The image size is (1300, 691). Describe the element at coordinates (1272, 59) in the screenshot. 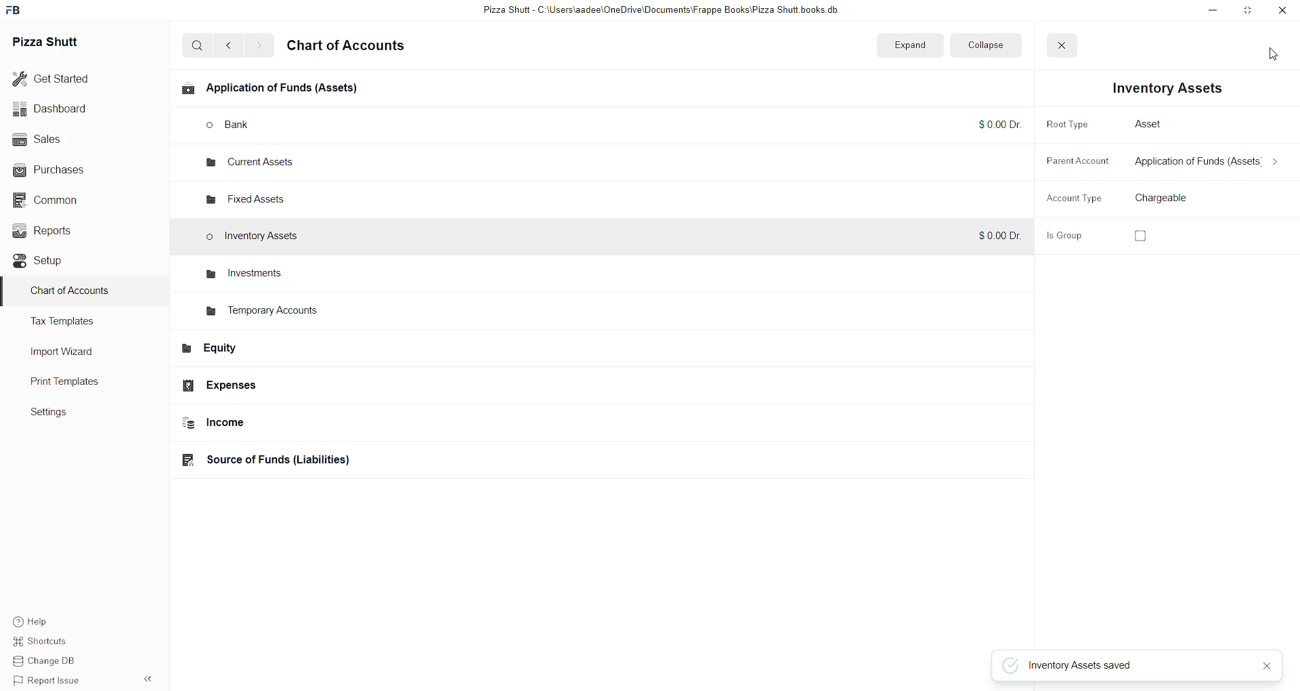

I see `cursor` at that location.